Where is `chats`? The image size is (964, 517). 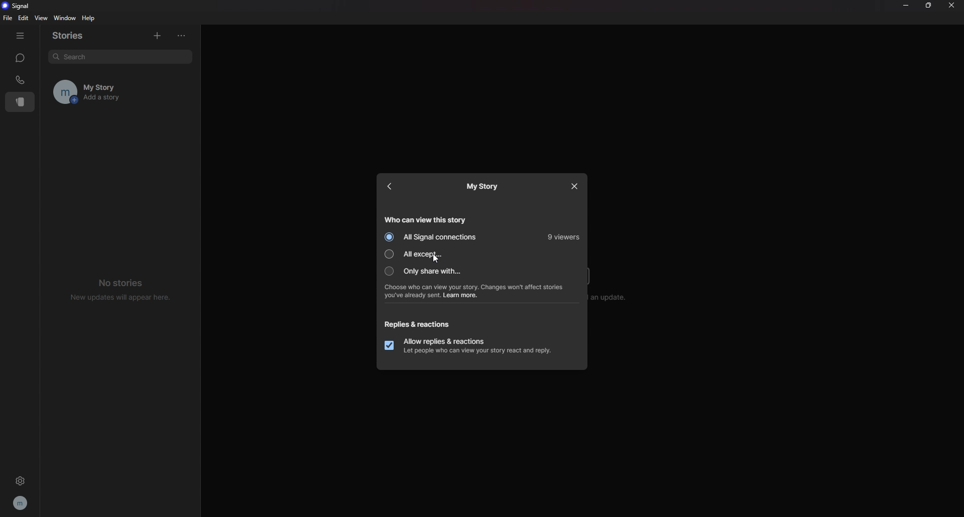 chats is located at coordinates (20, 58).